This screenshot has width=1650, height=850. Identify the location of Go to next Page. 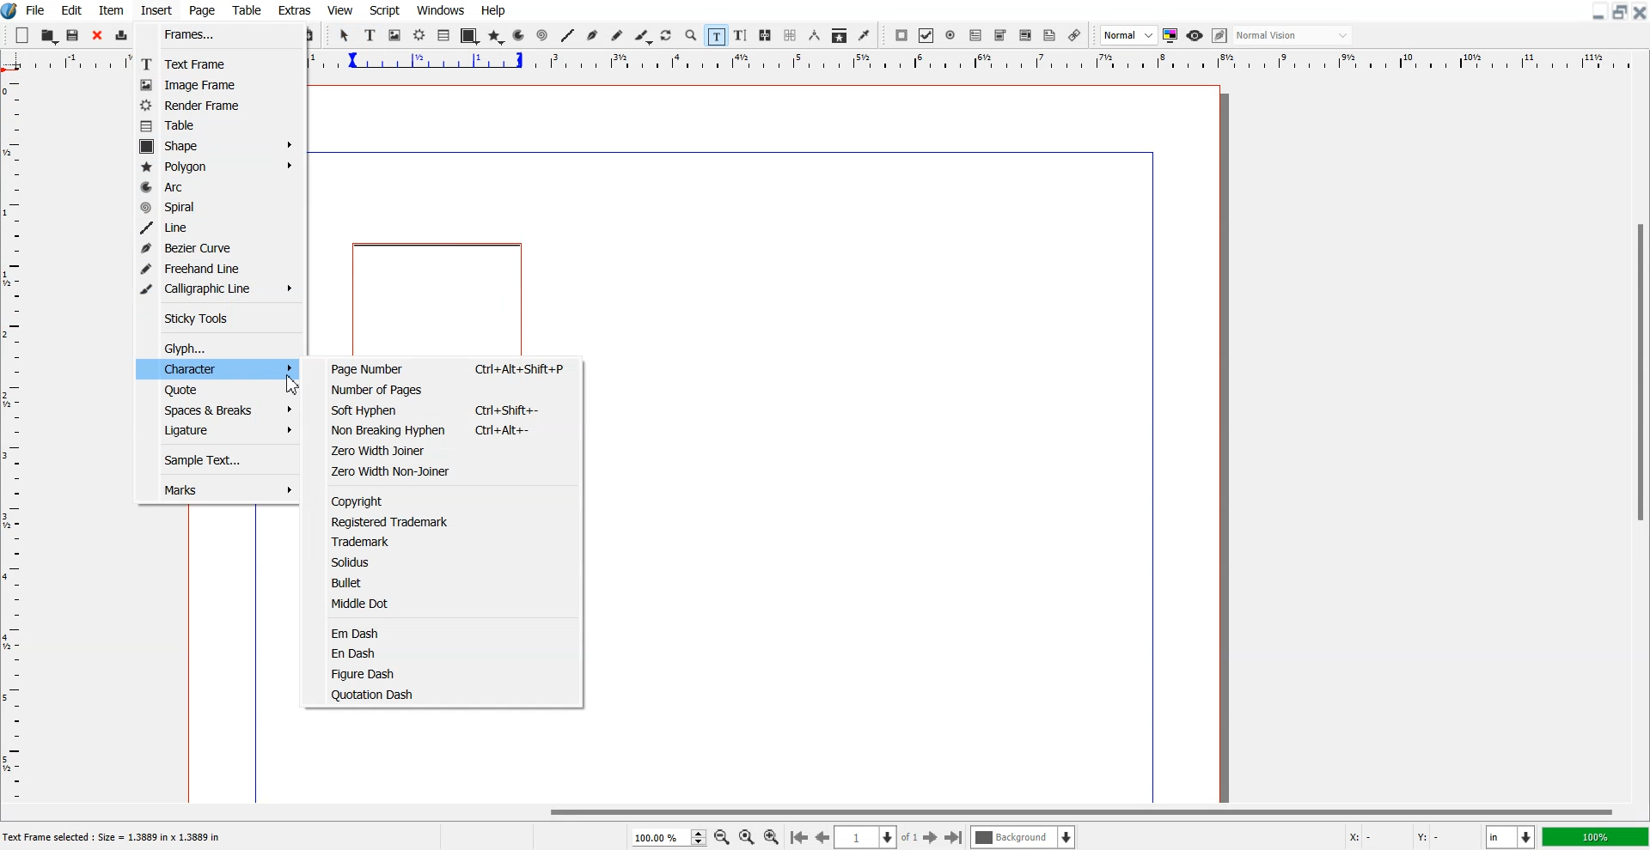
(931, 838).